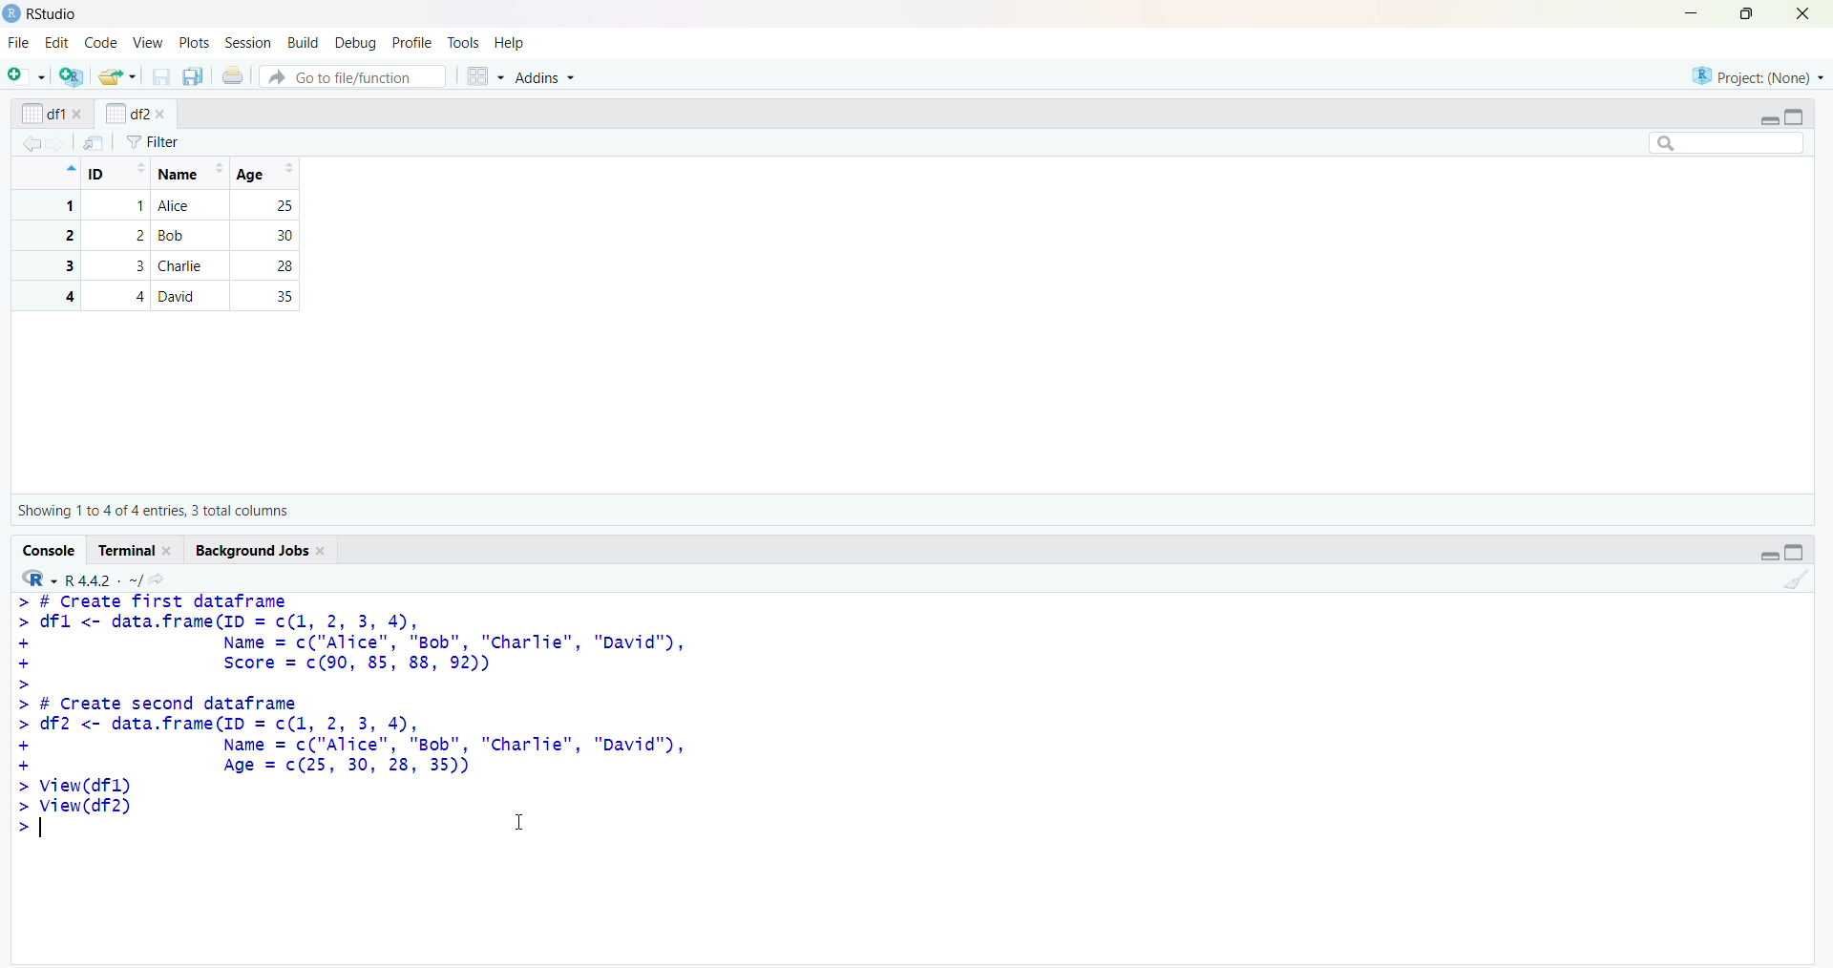 The image size is (1833, 968). Describe the element at coordinates (57, 43) in the screenshot. I see `edit` at that location.